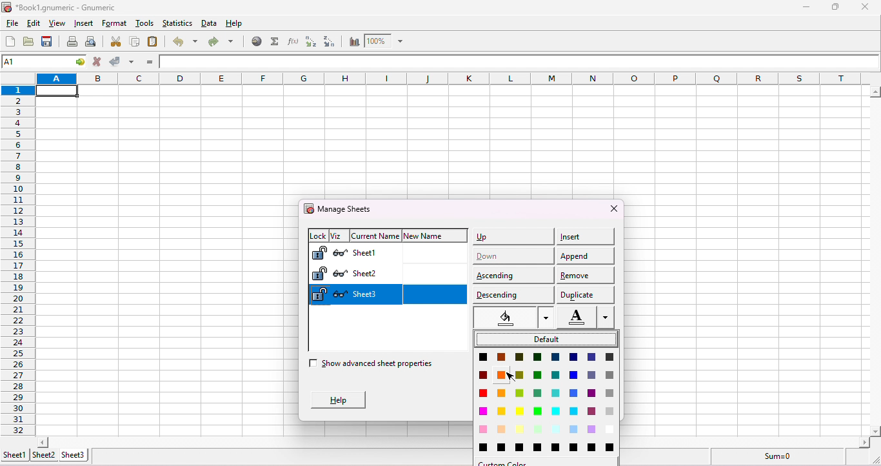 Image resolution: width=881 pixels, height=466 pixels. Describe the element at coordinates (147, 61) in the screenshot. I see `enter formula` at that location.